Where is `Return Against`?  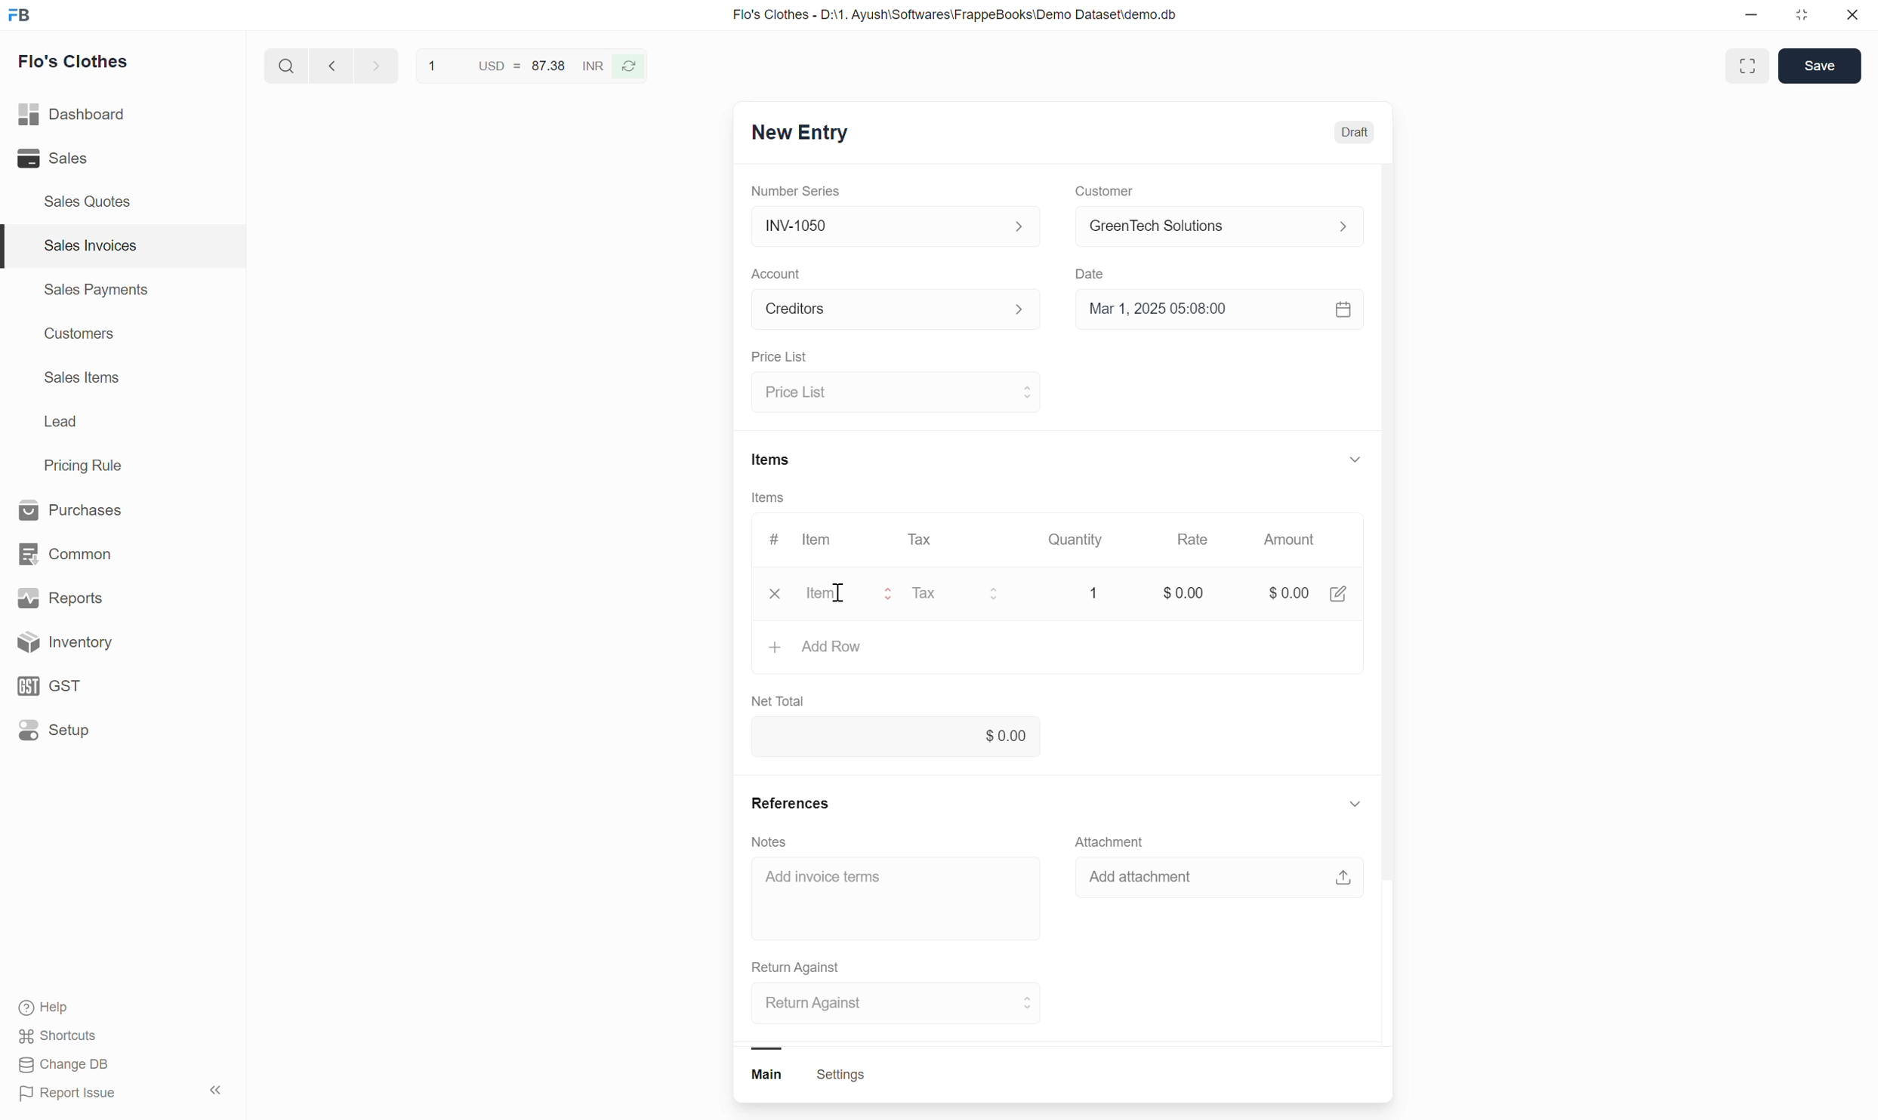 Return Against is located at coordinates (807, 966).